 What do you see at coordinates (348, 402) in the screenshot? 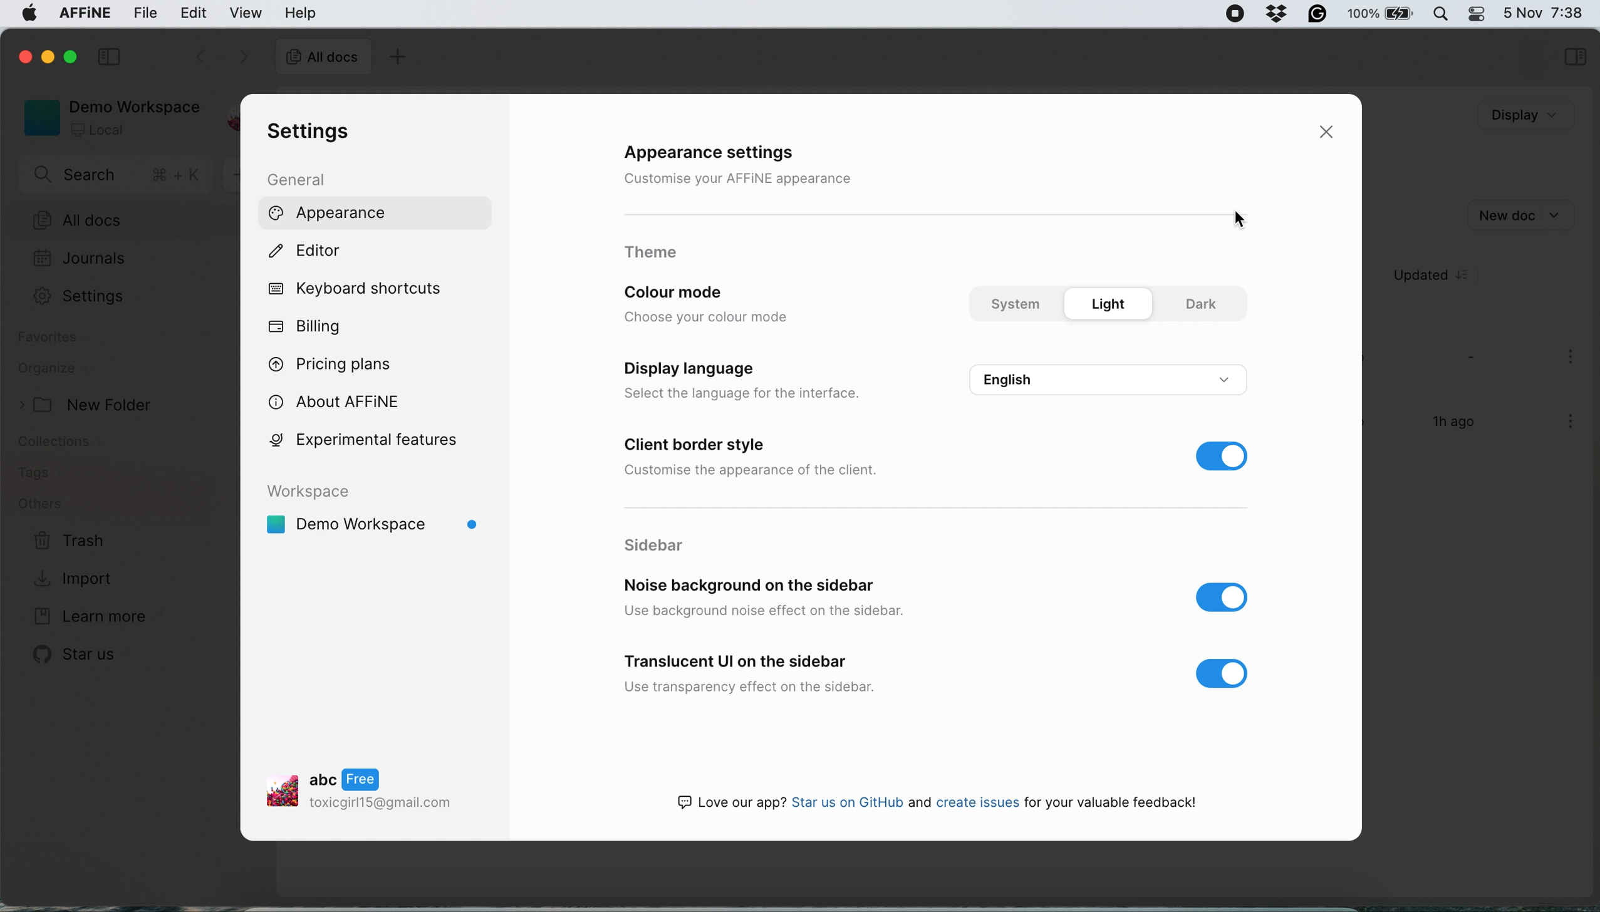
I see `about affine` at bounding box center [348, 402].